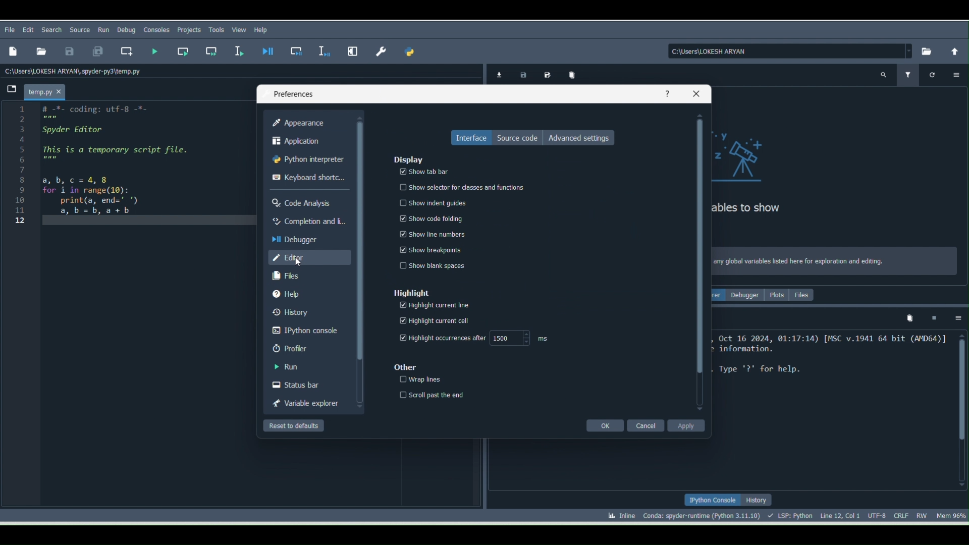  Describe the element at coordinates (950, 514) in the screenshot. I see `Global memory usage` at that location.